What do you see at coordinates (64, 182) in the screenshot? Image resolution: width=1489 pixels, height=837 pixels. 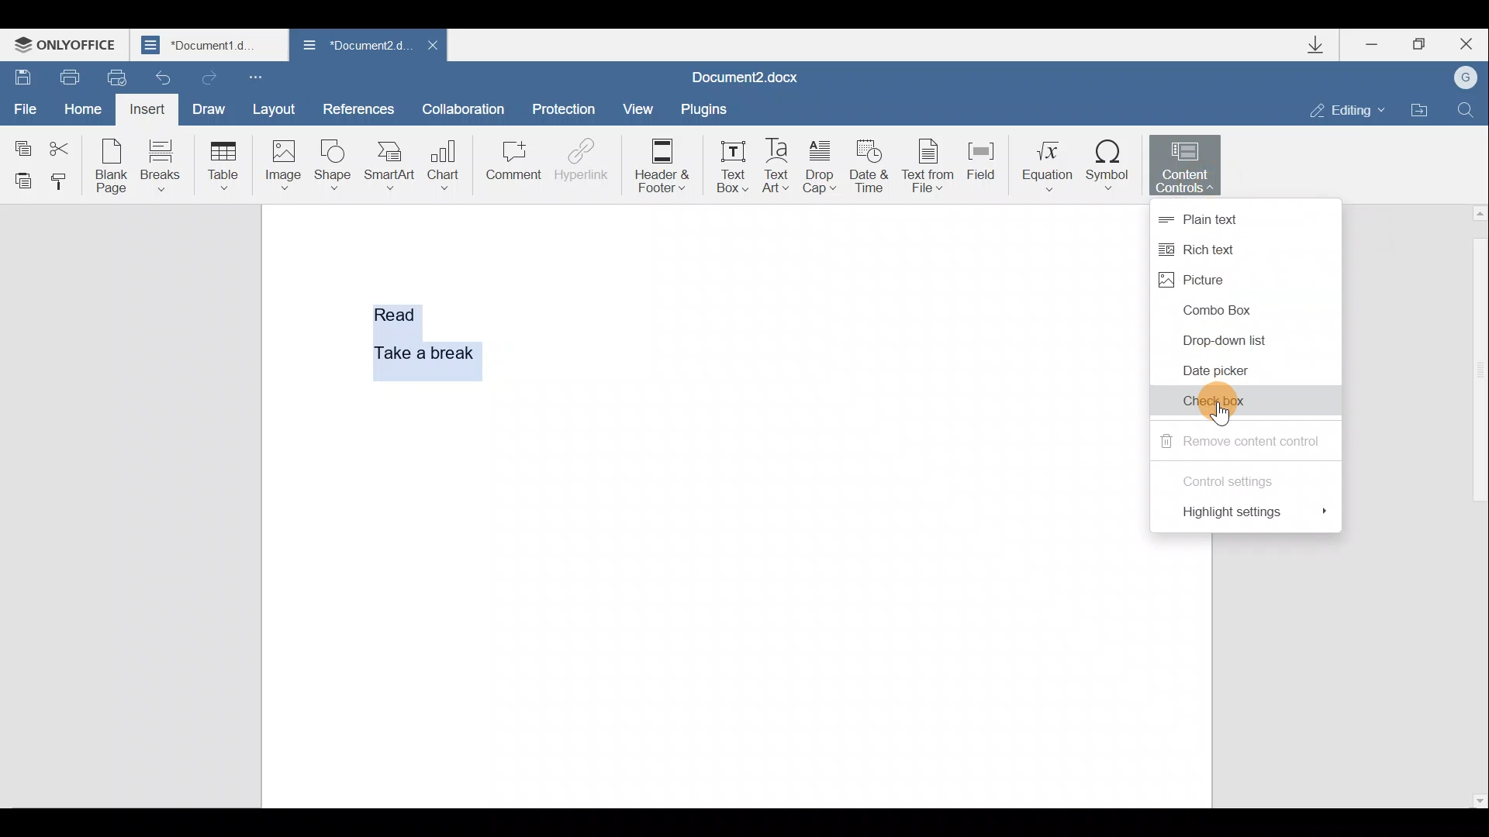 I see `Copy style` at bounding box center [64, 182].